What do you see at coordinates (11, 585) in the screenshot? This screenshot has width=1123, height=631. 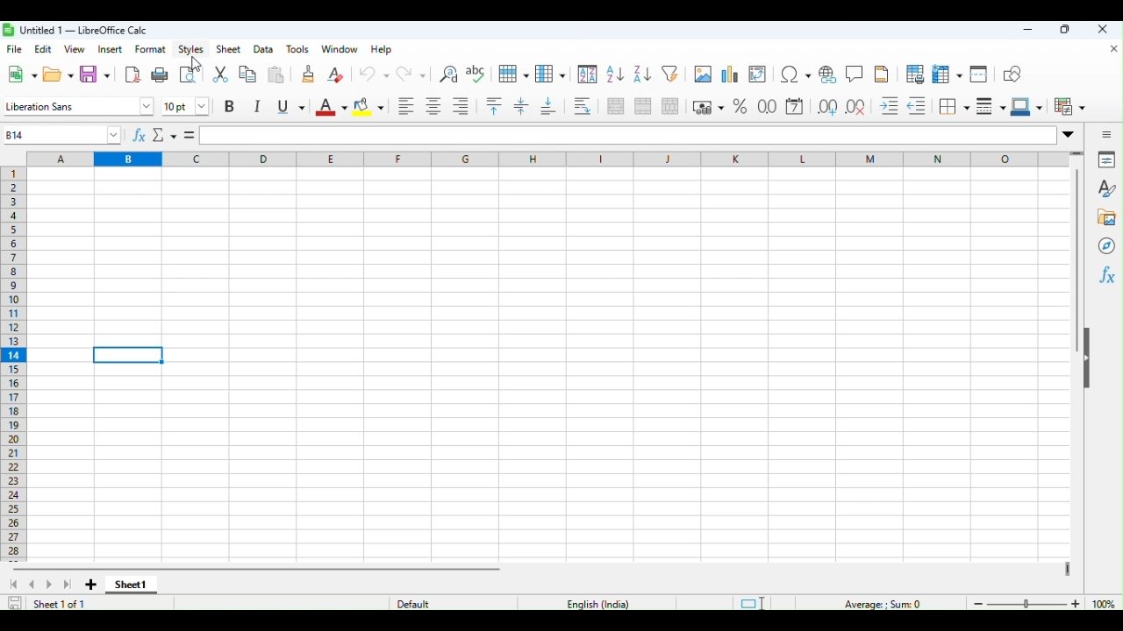 I see `previous slide` at bounding box center [11, 585].